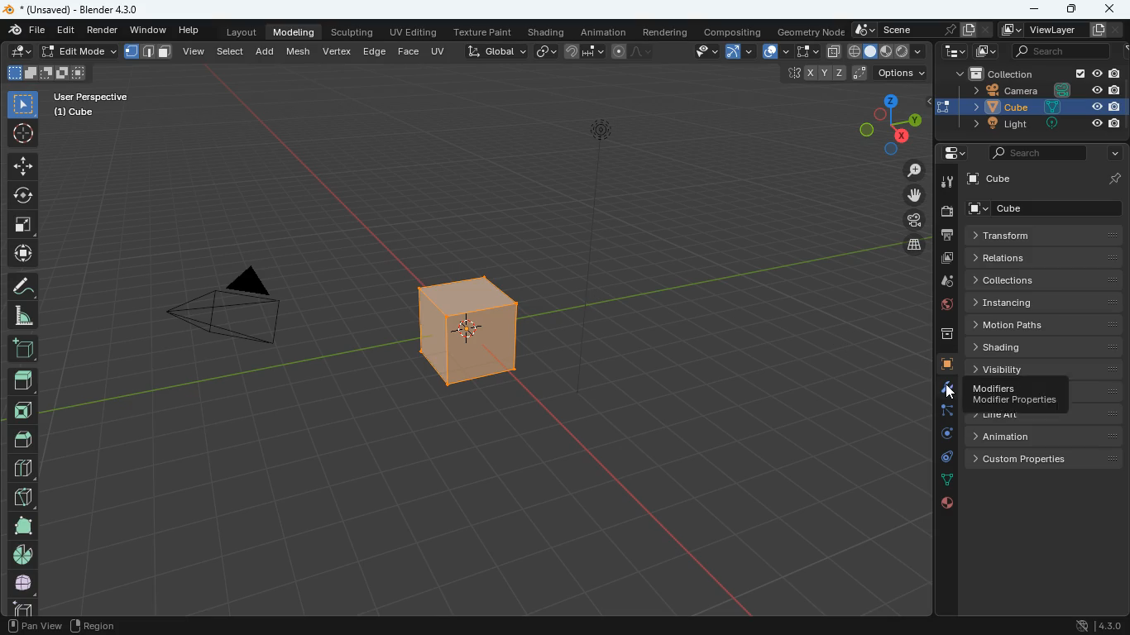 The width and height of the screenshot is (1130, 635). I want to click on transform, so click(1050, 236).